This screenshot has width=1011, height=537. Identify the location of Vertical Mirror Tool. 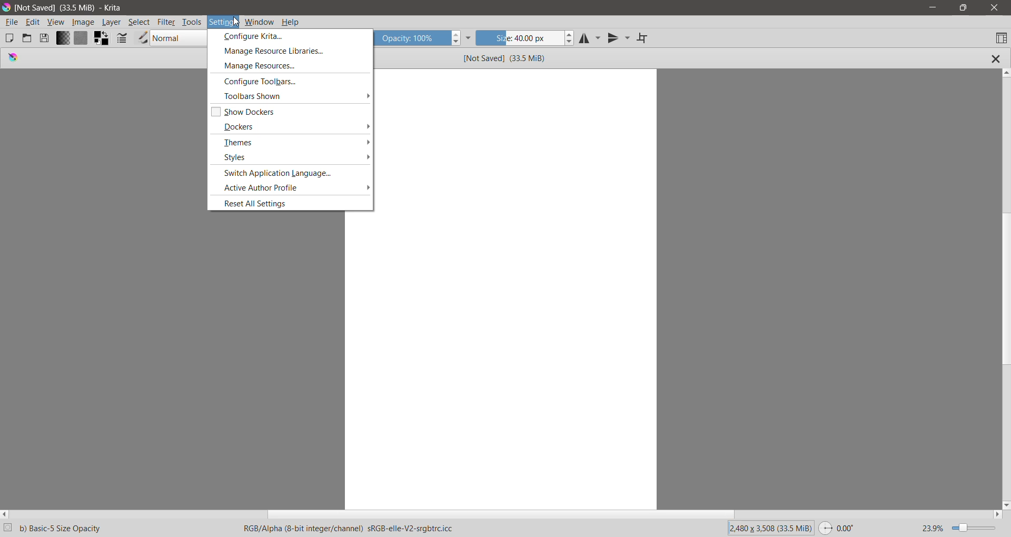
(618, 39).